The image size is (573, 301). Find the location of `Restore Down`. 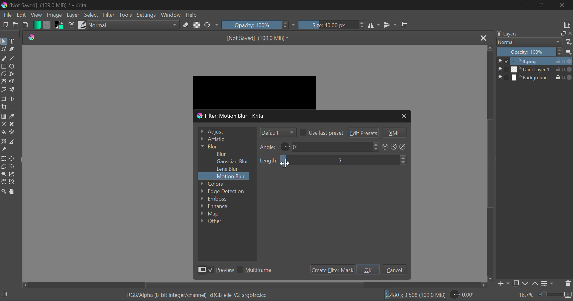

Restore Down is located at coordinates (520, 5).